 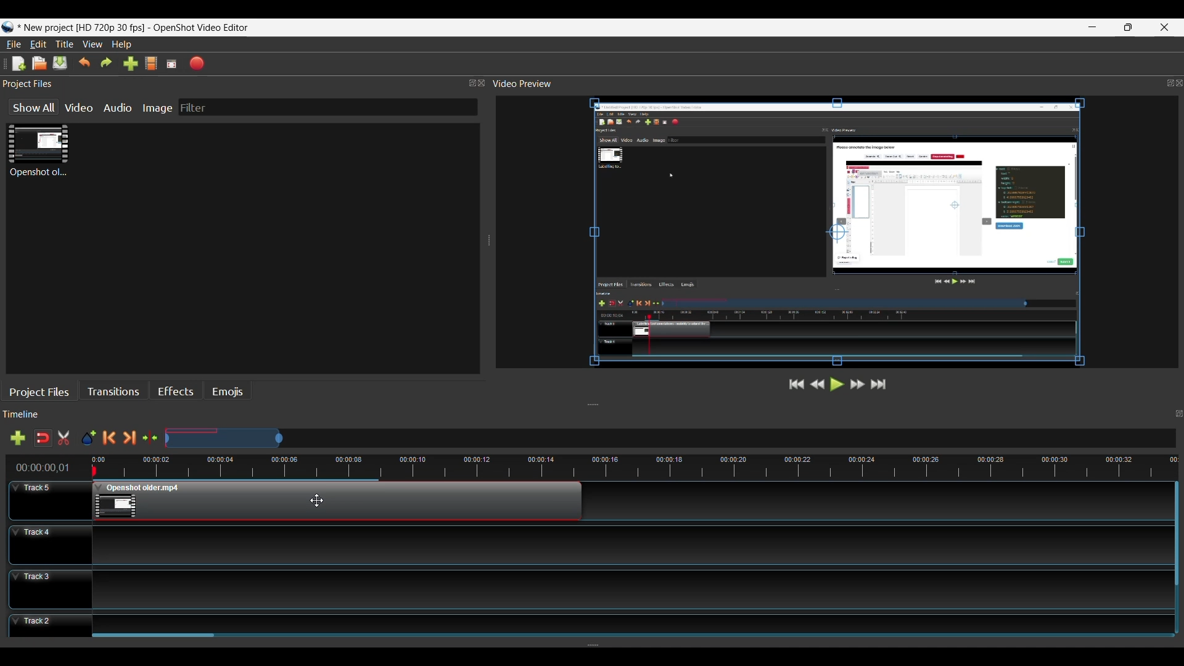 What do you see at coordinates (116, 109) in the screenshot?
I see `Audio` at bounding box center [116, 109].